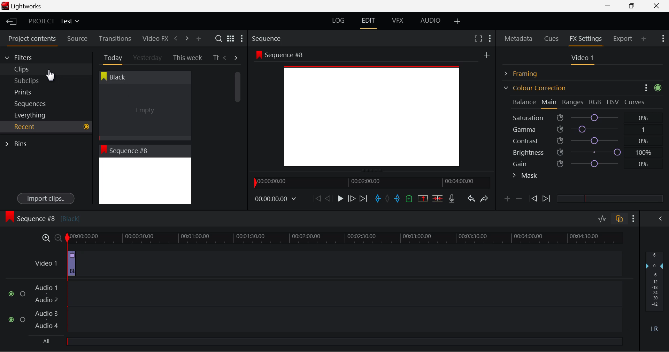  What do you see at coordinates (32, 40) in the screenshot?
I see `Project contents` at bounding box center [32, 40].